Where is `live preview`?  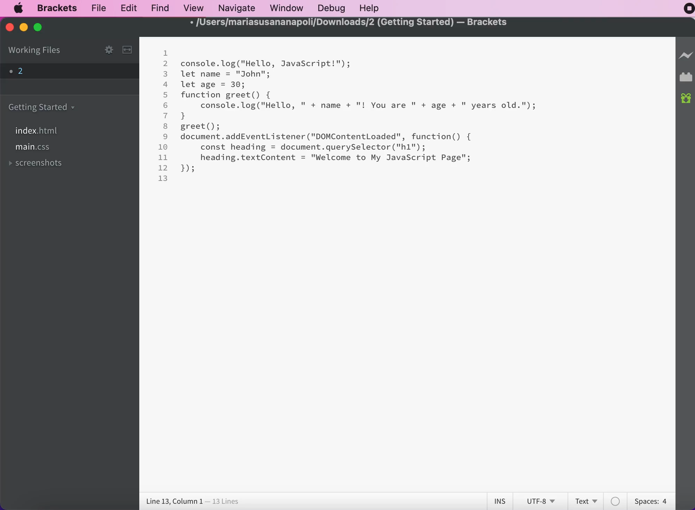 live preview is located at coordinates (686, 55).